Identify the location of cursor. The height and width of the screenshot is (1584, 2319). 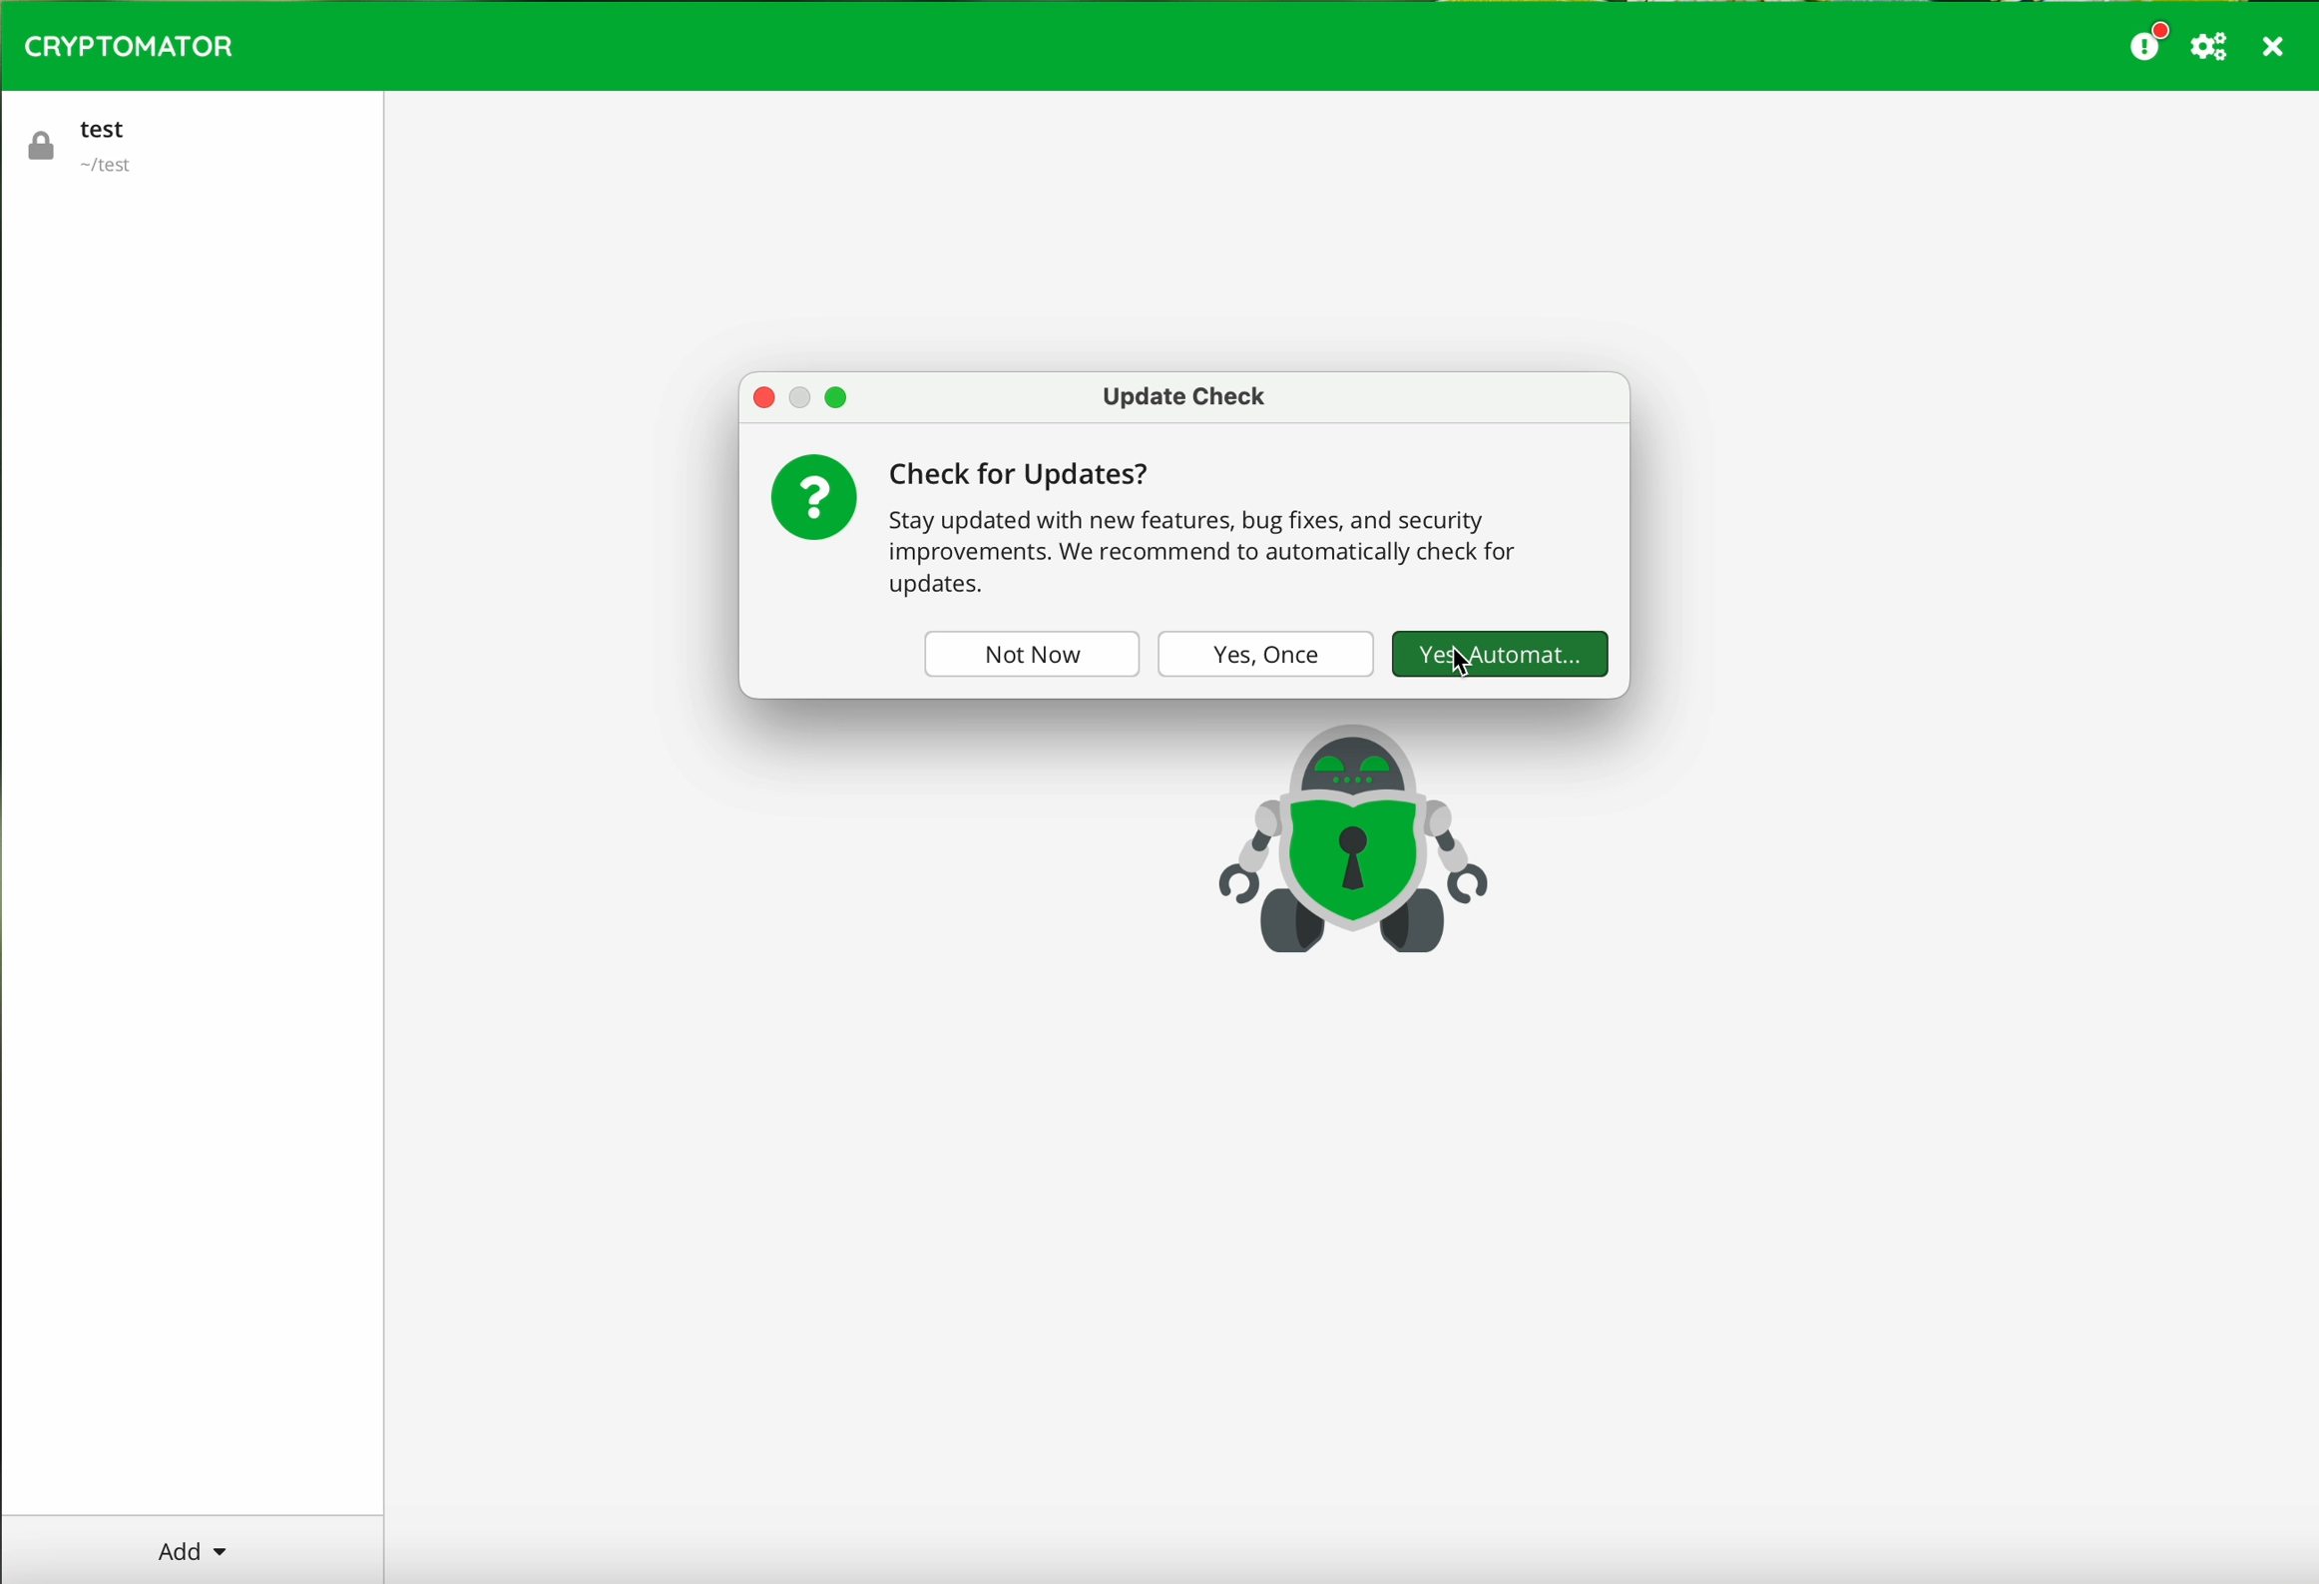
(1458, 666).